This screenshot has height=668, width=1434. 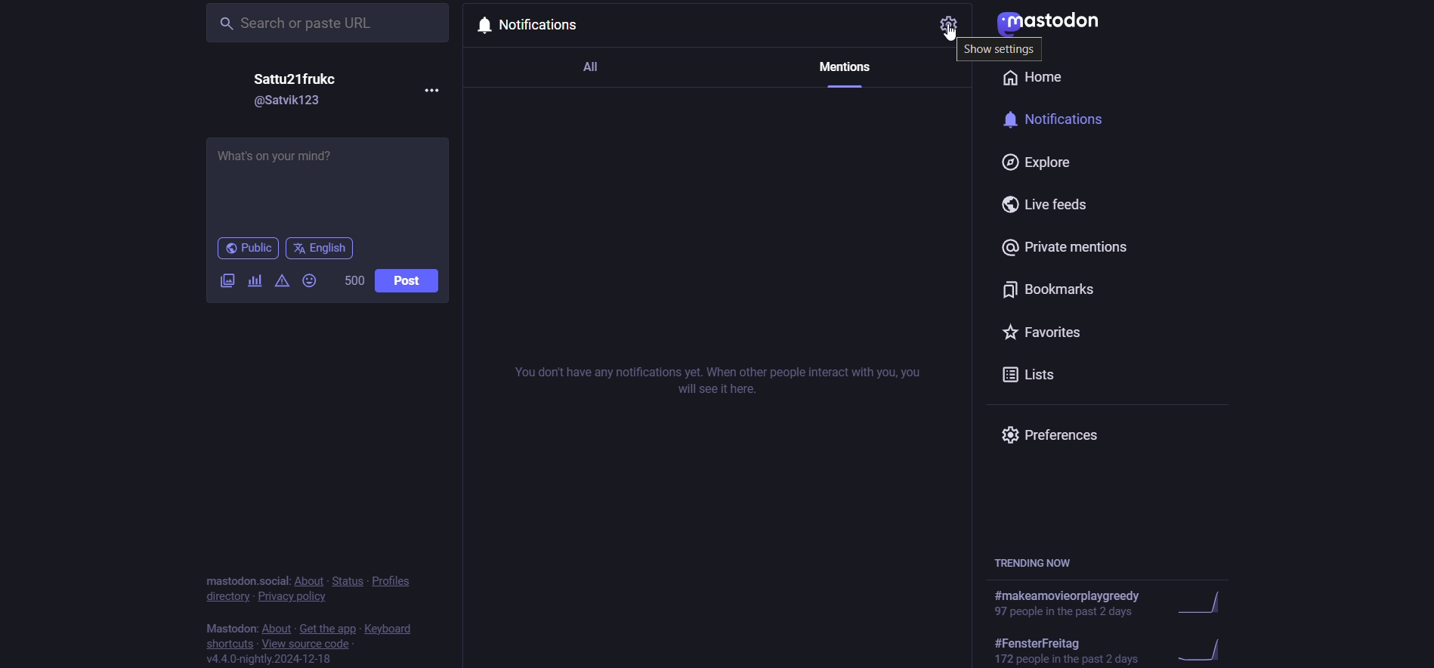 What do you see at coordinates (432, 90) in the screenshot?
I see `more options` at bounding box center [432, 90].